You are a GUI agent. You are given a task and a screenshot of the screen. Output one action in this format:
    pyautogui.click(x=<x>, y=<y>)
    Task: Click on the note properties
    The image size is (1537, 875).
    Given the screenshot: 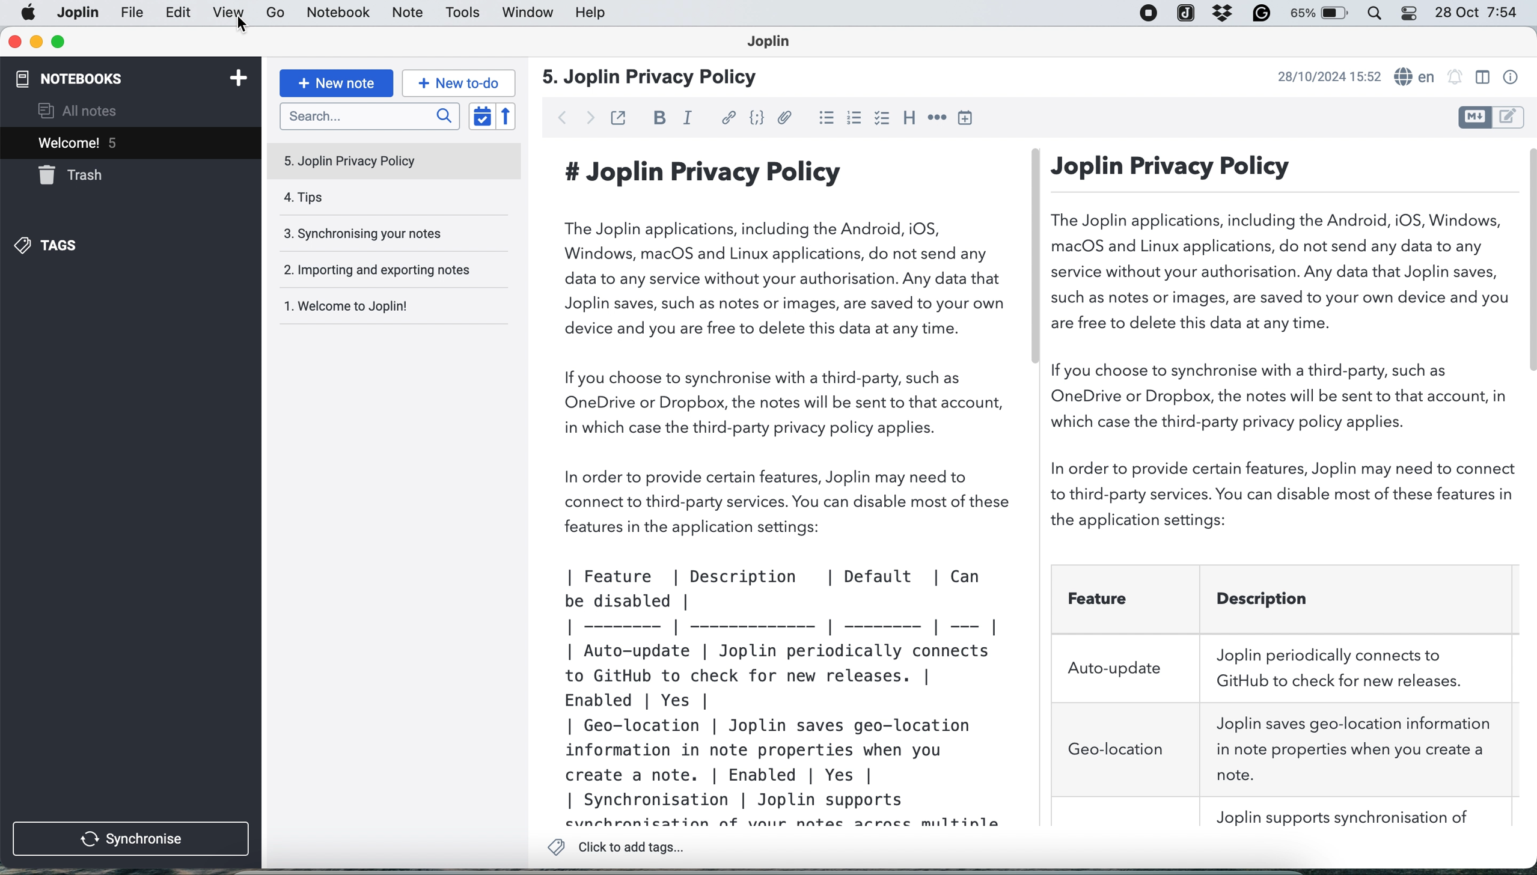 What is the action you would take?
    pyautogui.click(x=1510, y=78)
    